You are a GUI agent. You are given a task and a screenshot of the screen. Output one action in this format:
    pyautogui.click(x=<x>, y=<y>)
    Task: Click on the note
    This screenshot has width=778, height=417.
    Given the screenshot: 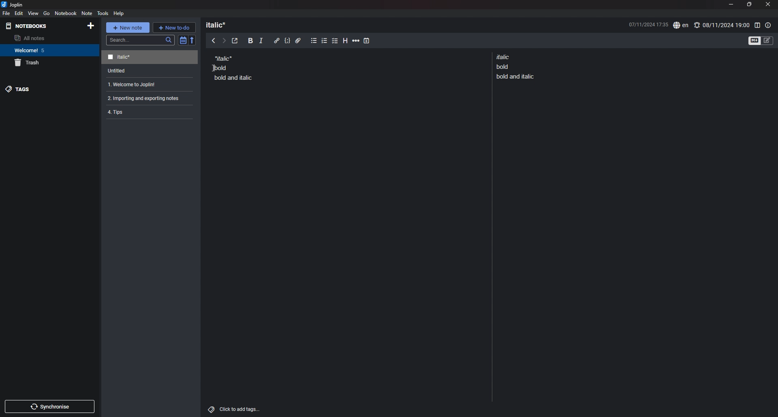 What is the action you would take?
    pyautogui.click(x=146, y=98)
    